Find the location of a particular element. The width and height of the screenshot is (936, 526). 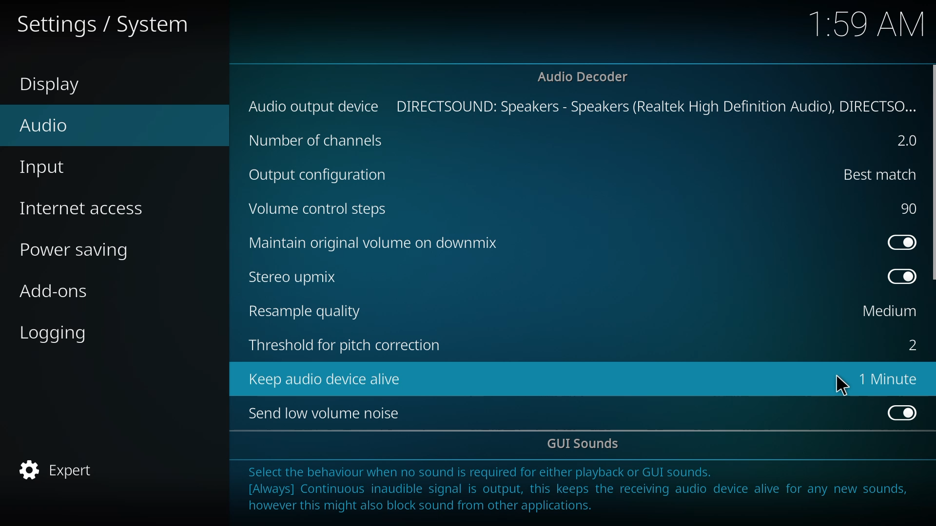

gui sounds is located at coordinates (586, 445).